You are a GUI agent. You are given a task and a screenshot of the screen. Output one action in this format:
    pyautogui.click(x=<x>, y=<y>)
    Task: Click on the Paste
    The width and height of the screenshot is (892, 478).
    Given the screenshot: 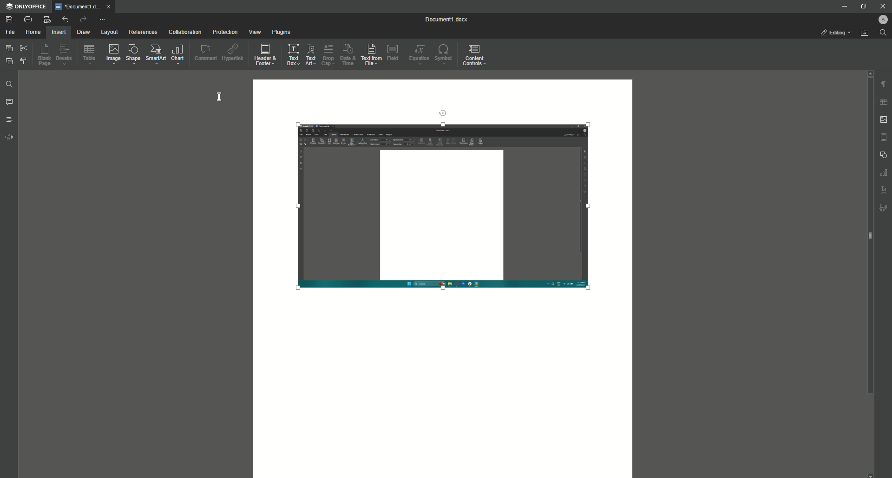 What is the action you would take?
    pyautogui.click(x=9, y=61)
    